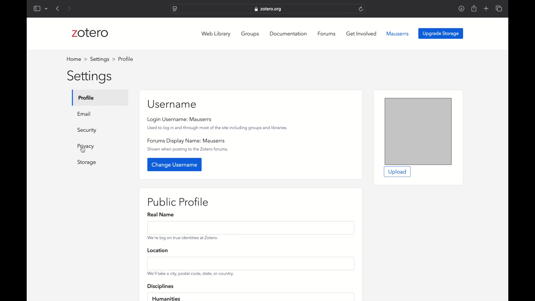  I want to click on profile, so click(87, 98).